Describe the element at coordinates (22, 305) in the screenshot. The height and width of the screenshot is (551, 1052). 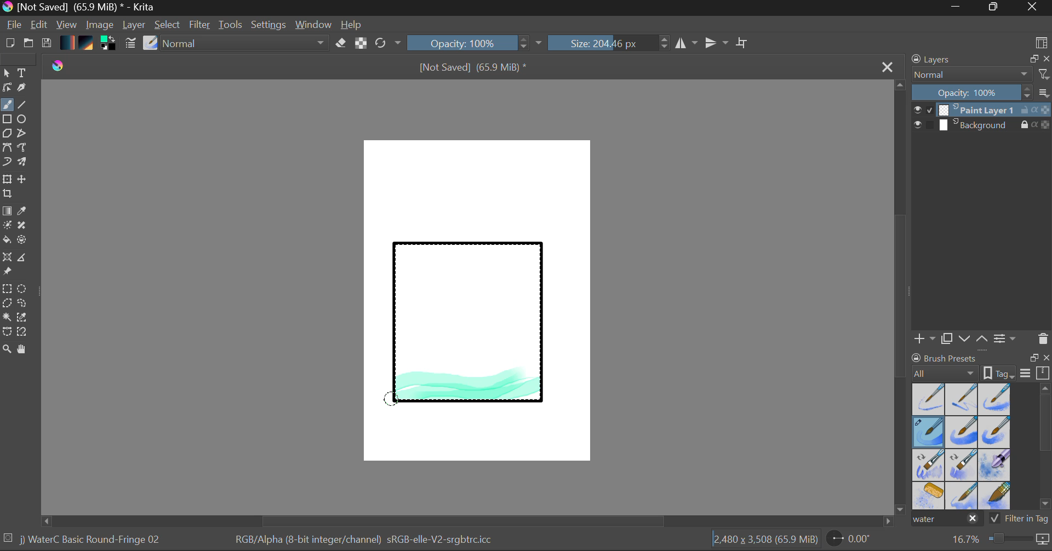
I see `Freehand Selection` at that location.